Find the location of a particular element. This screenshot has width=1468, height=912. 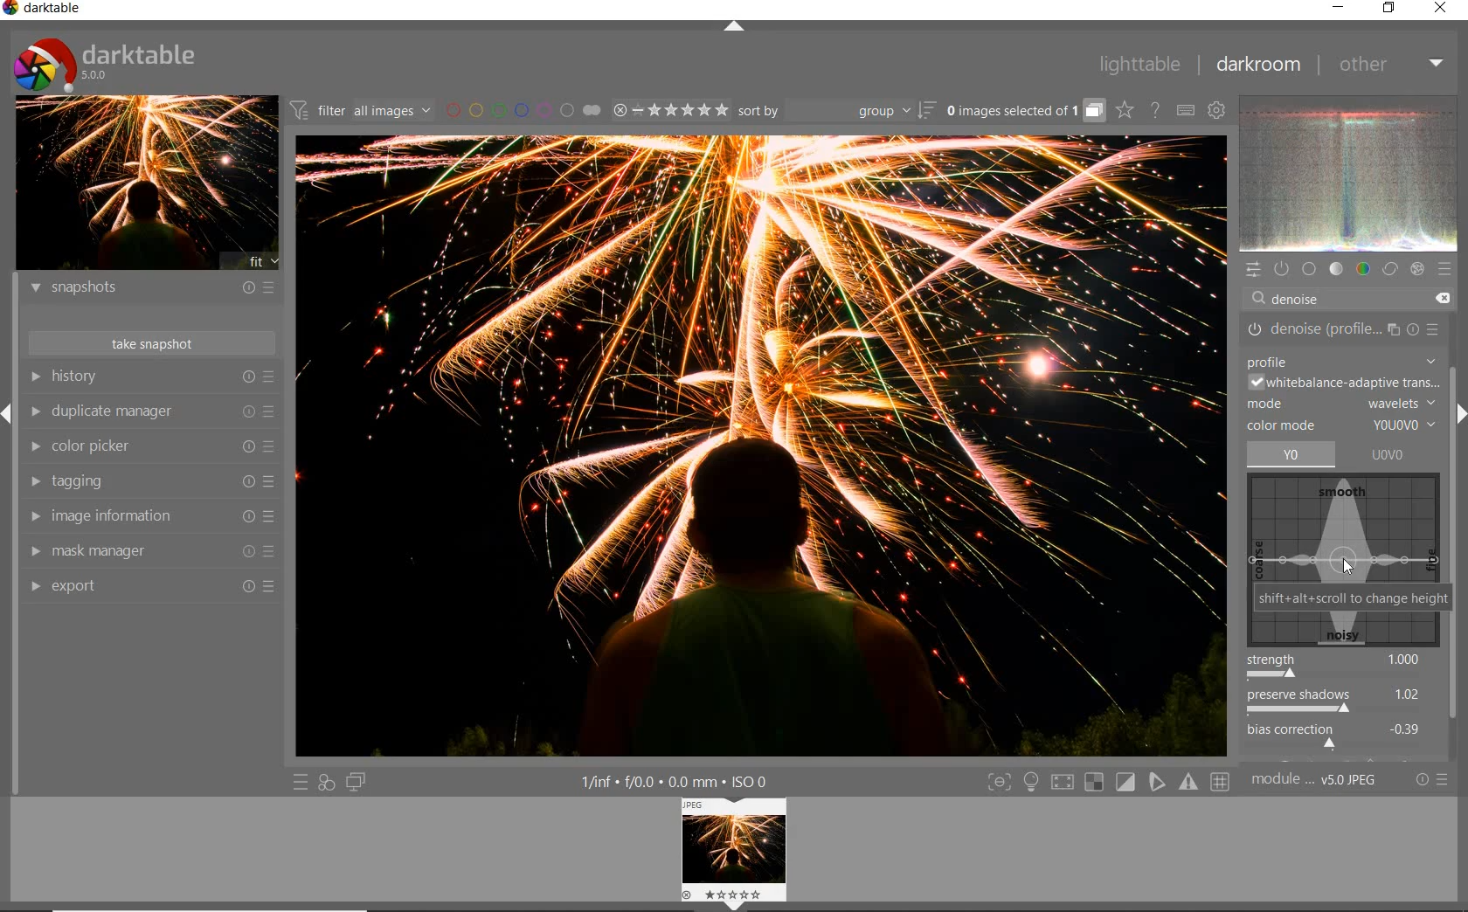

reset or presets and preferences is located at coordinates (1434, 781).